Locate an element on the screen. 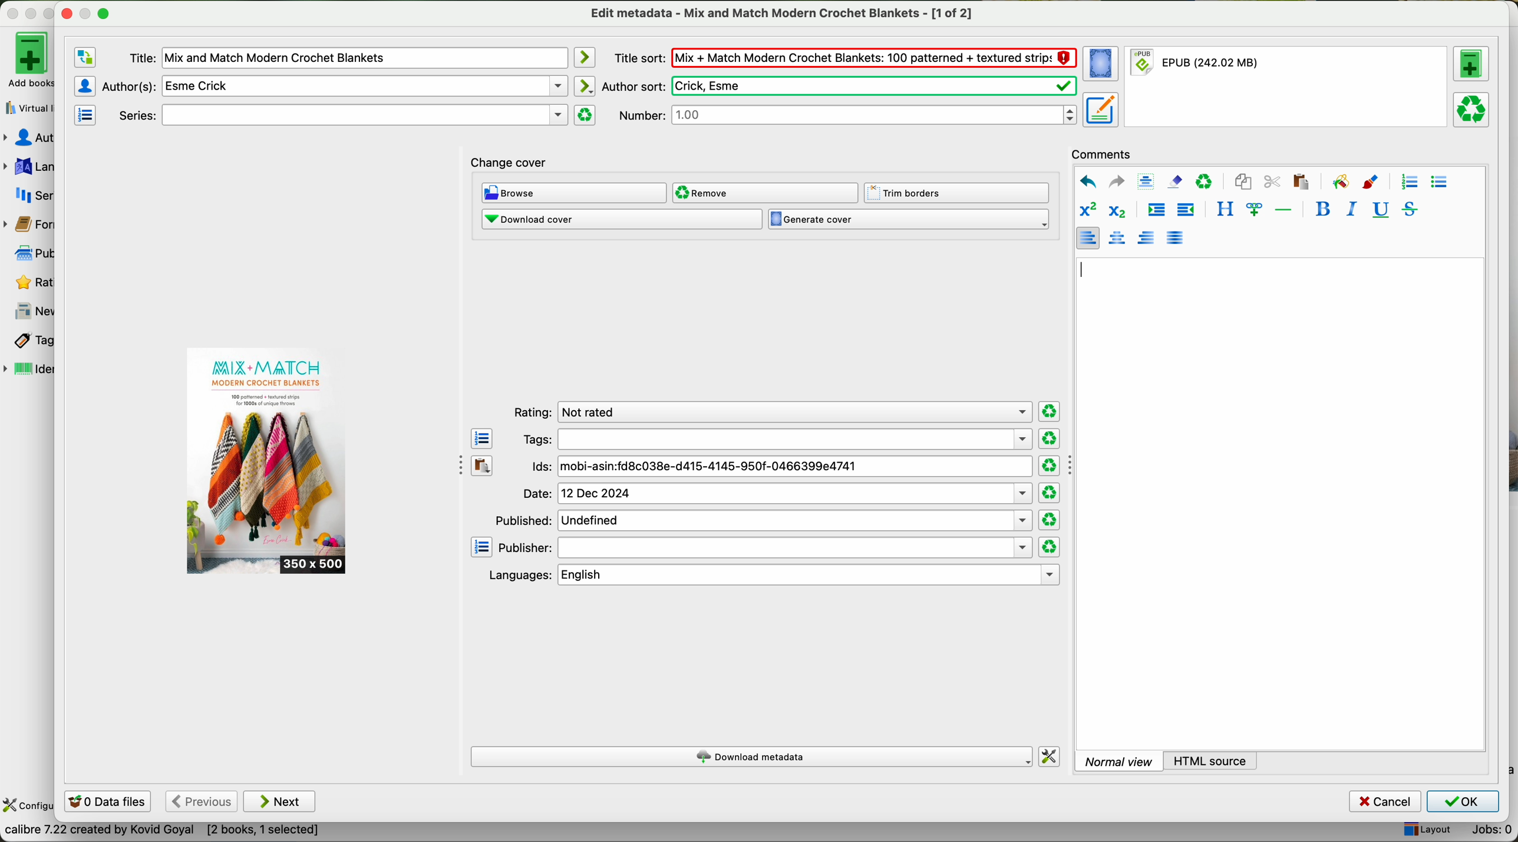  data is located at coordinates (161, 833).